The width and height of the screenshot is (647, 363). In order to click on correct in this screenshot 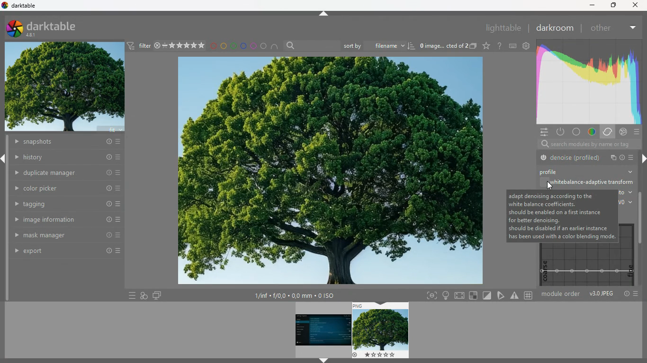, I will do `click(590, 80)`.